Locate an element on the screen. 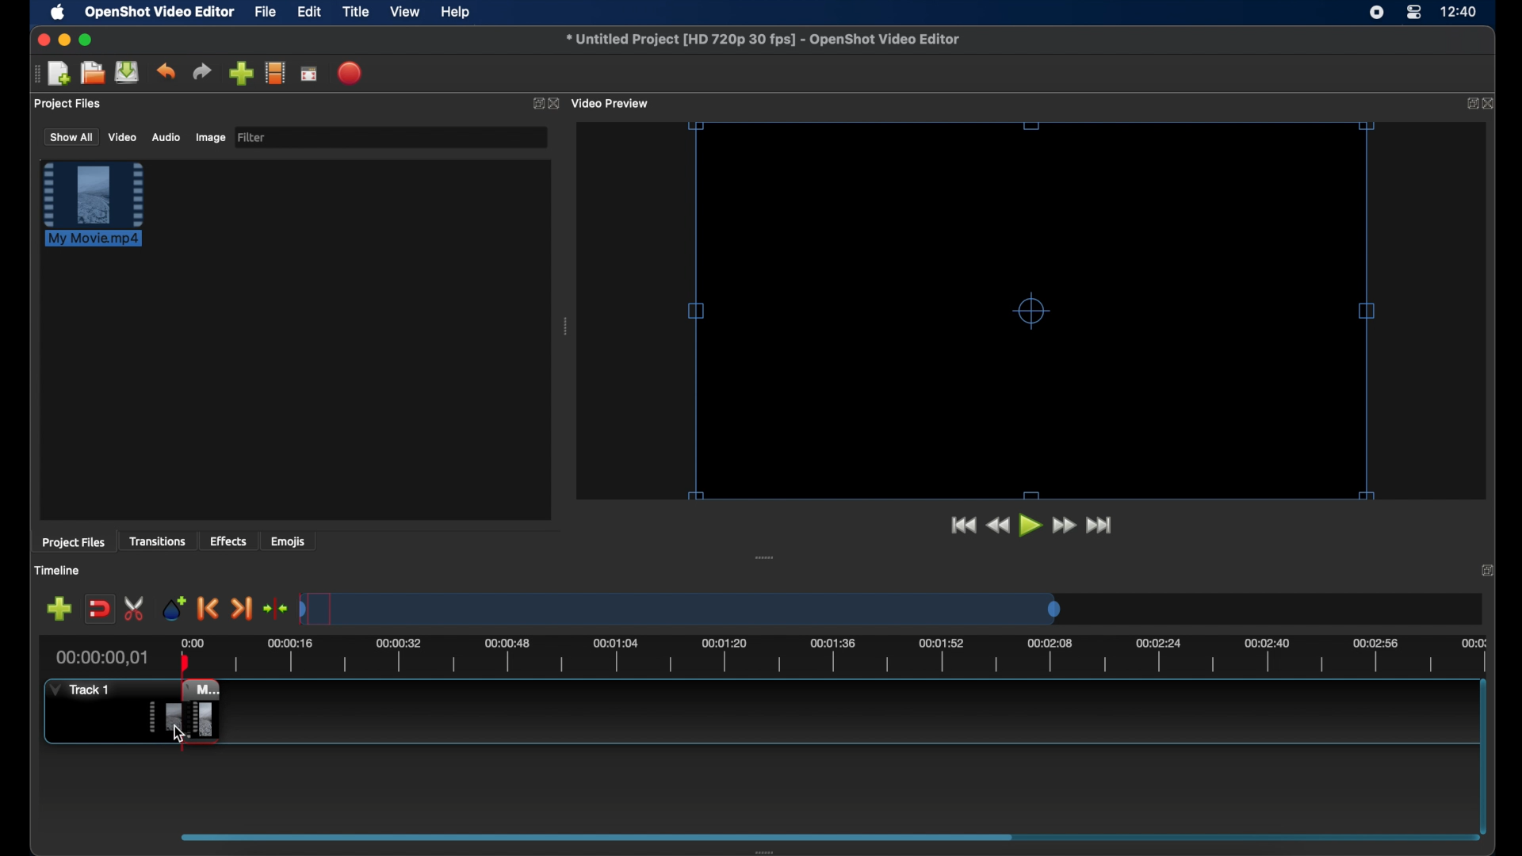  new project is located at coordinates (59, 74).